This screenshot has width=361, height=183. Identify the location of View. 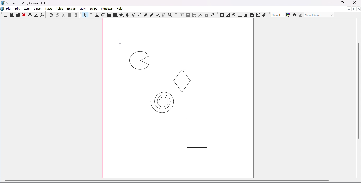
(84, 8).